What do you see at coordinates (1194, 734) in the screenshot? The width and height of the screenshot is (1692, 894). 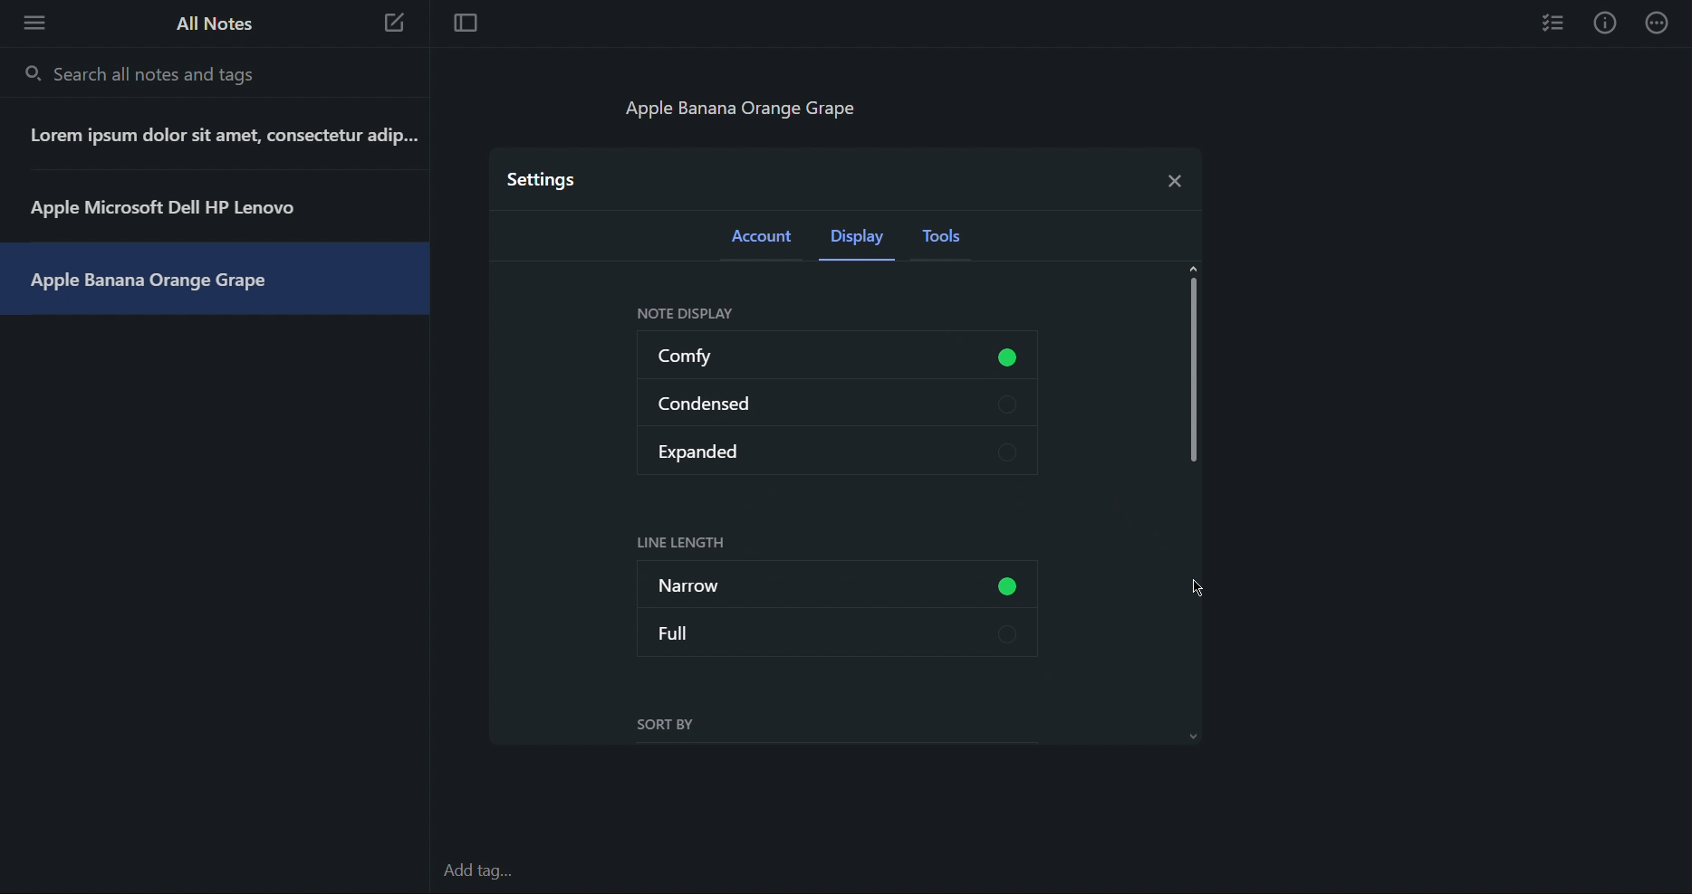 I see `scroll down` at bounding box center [1194, 734].